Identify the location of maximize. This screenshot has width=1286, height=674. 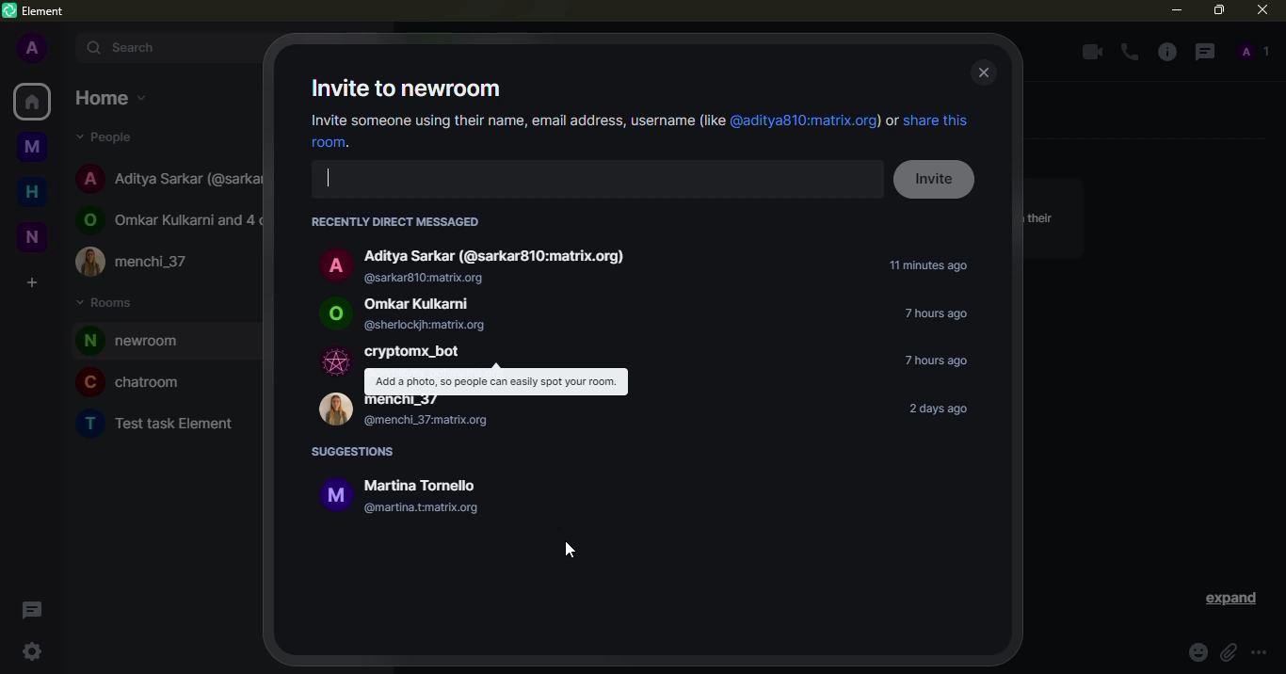
(1215, 12).